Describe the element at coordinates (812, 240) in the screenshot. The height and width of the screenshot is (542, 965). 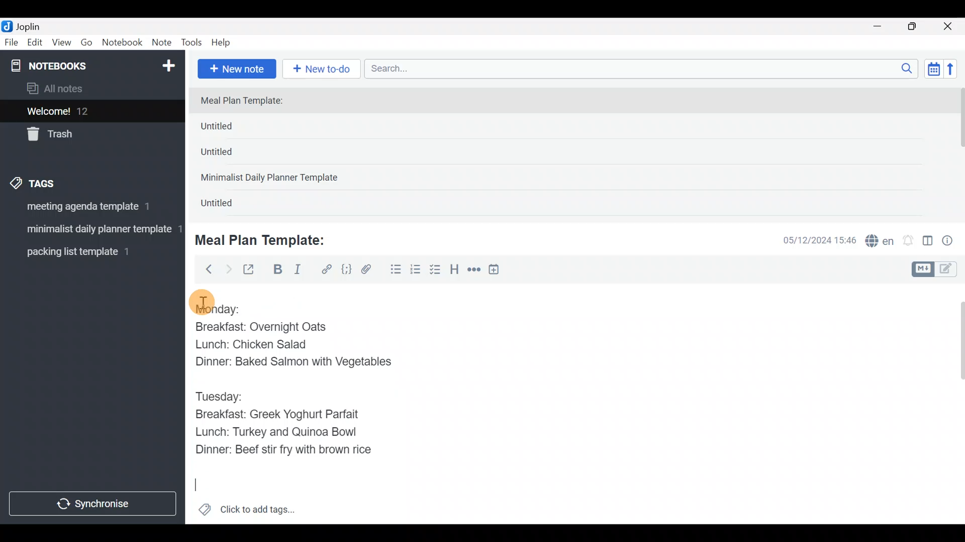
I see `Date & time` at that location.